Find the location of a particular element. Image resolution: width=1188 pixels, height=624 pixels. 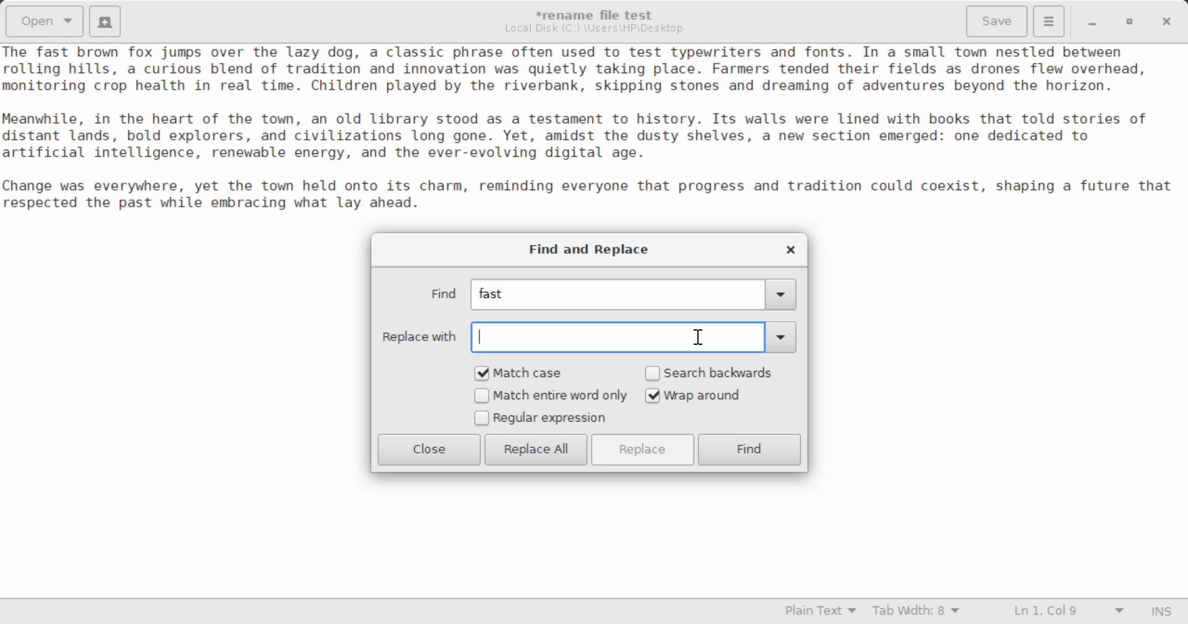

Create New Document is located at coordinates (107, 21).